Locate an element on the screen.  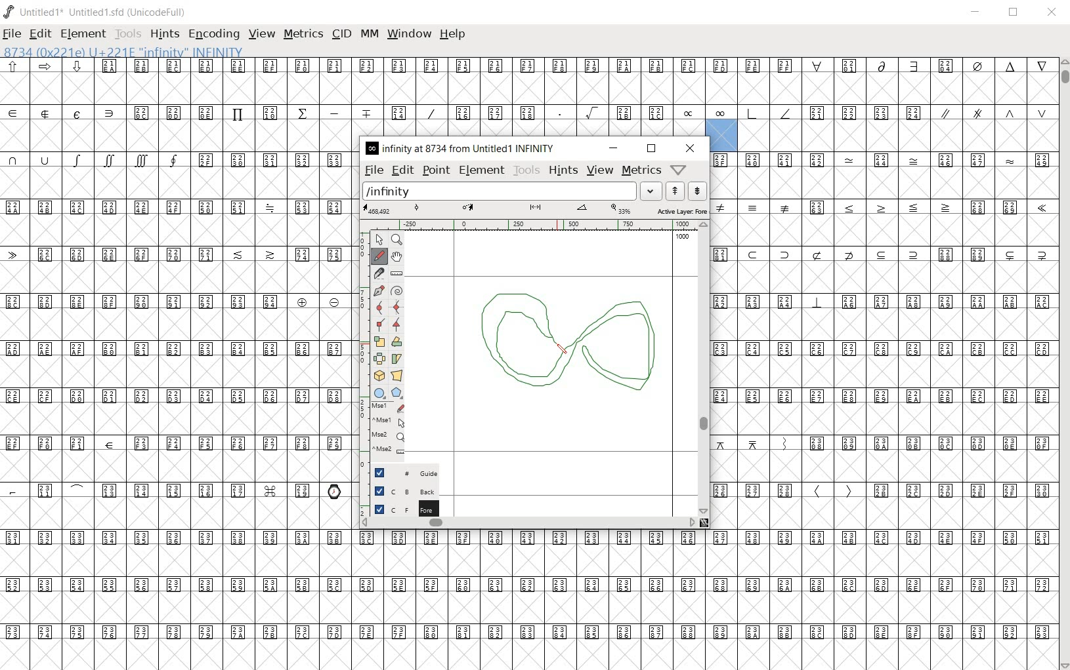
change whether spiro is active or not is located at coordinates (396, 290).